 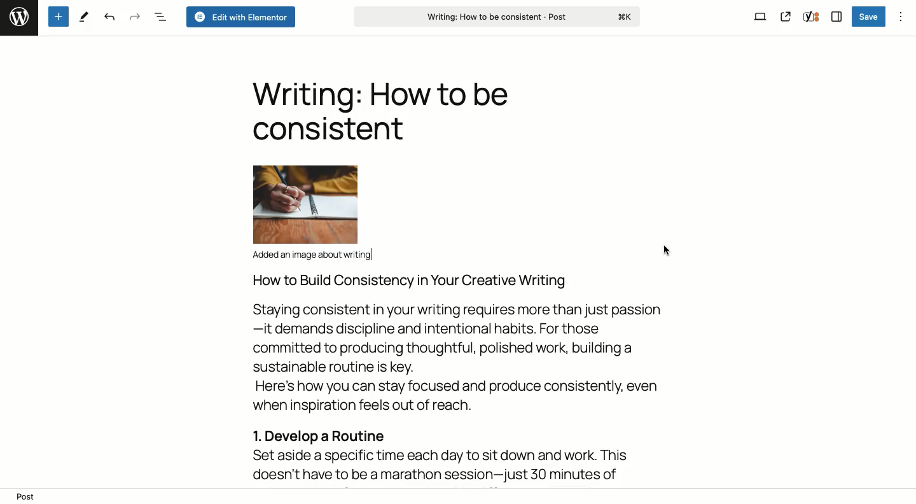 What do you see at coordinates (305, 203) in the screenshot?
I see `Image` at bounding box center [305, 203].